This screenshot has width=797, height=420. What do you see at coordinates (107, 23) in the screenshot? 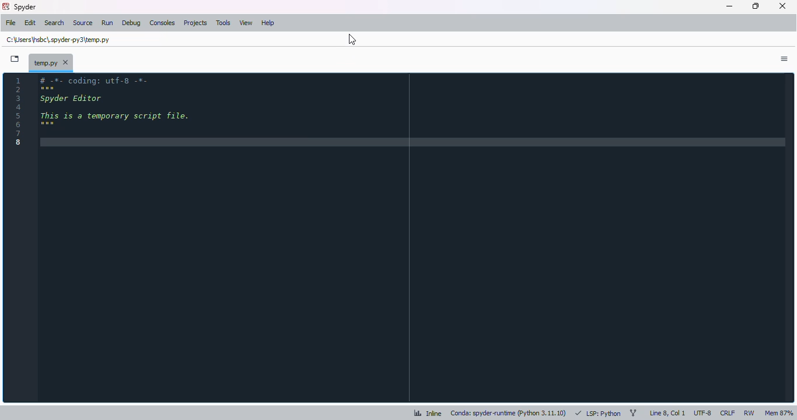
I see `run` at bounding box center [107, 23].